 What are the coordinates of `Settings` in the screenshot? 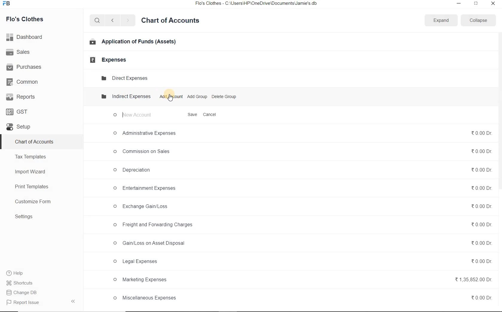 It's located at (24, 216).